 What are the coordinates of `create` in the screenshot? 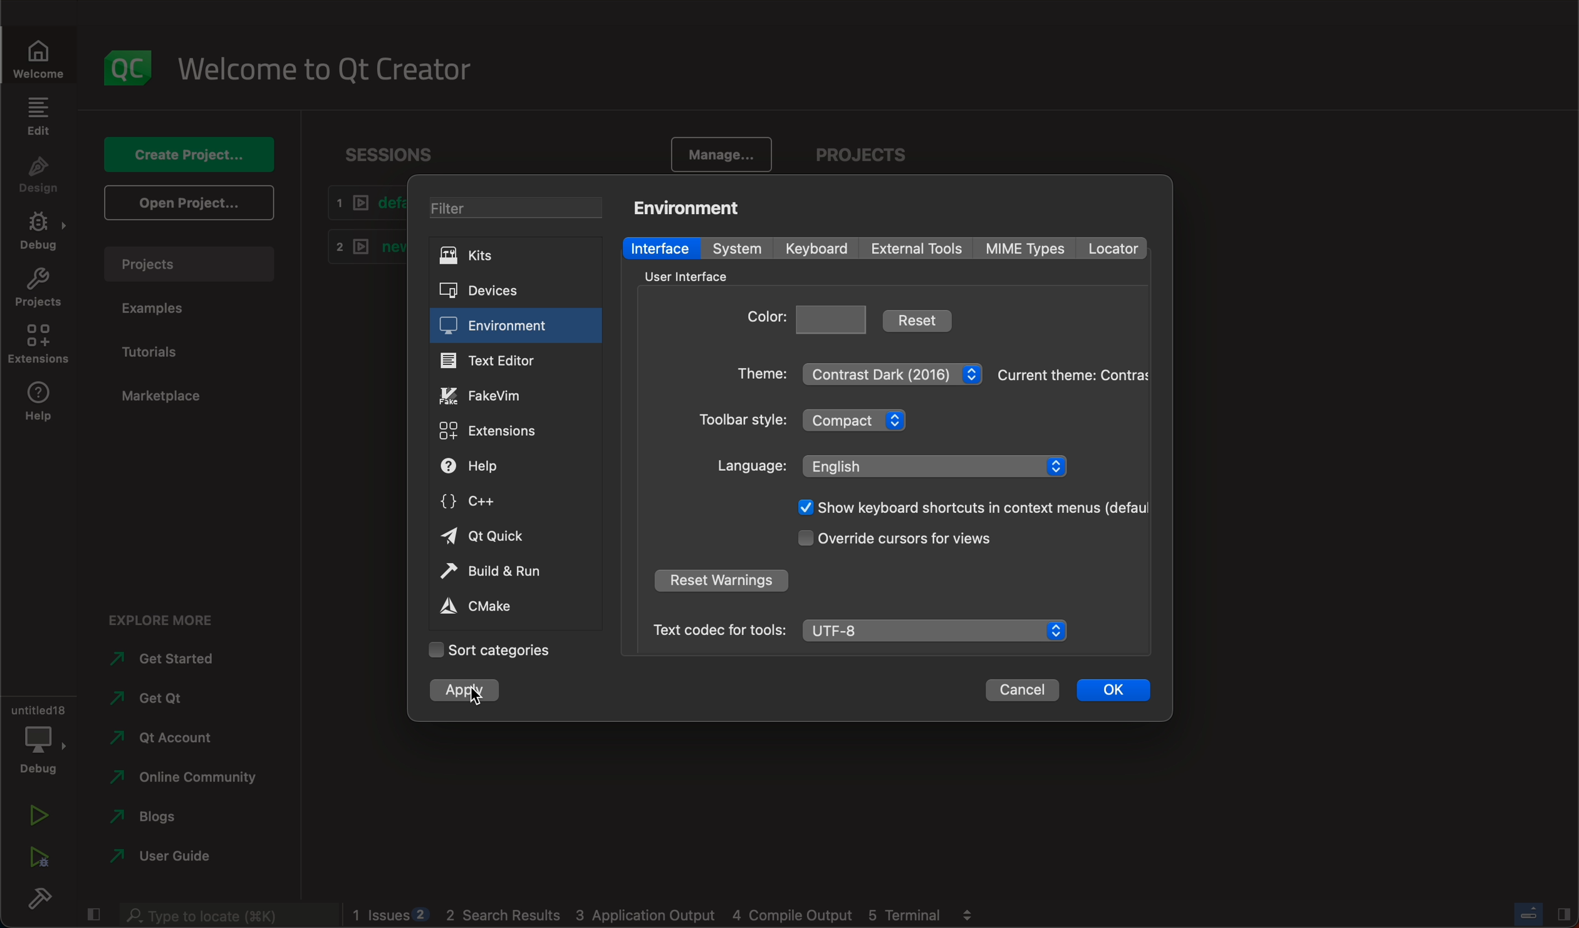 It's located at (194, 157).